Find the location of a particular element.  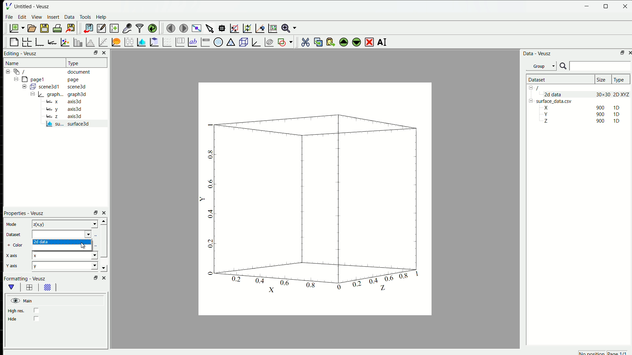

Mode is located at coordinates (12, 224).